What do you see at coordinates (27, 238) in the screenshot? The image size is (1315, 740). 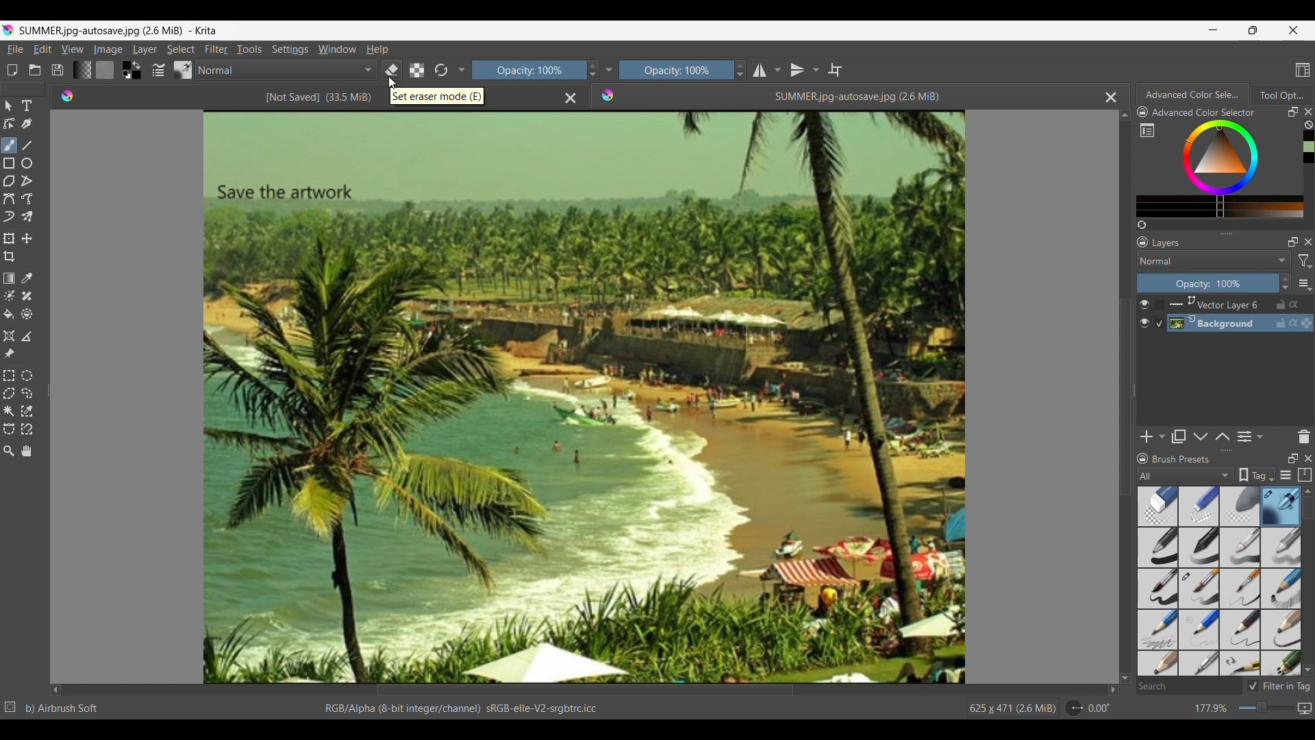 I see `Move a layer` at bounding box center [27, 238].